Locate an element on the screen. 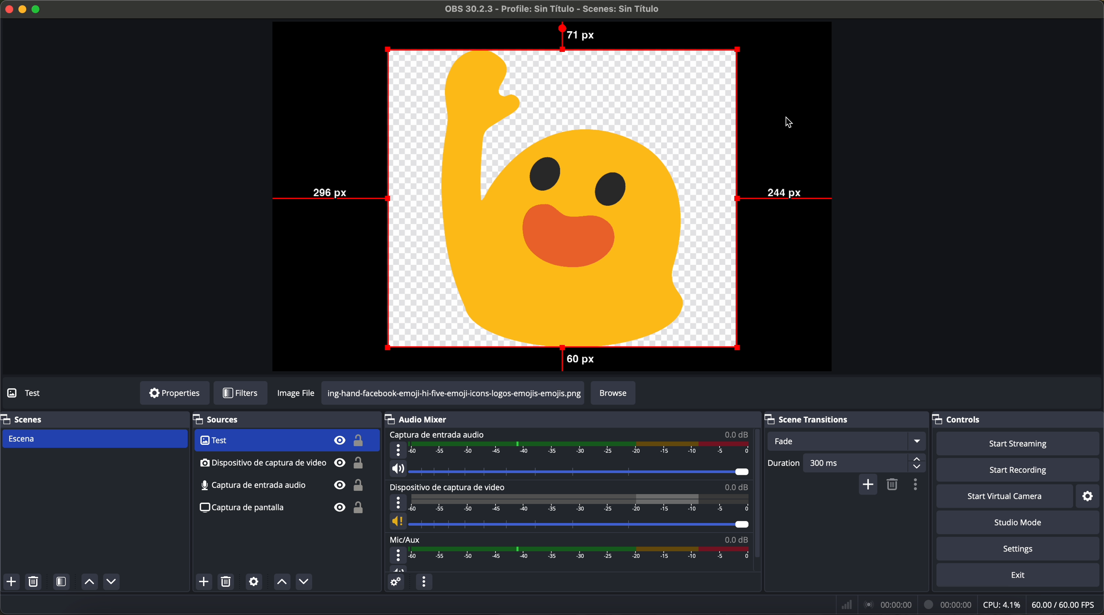 The image size is (1104, 615). scroll down is located at coordinates (758, 485).